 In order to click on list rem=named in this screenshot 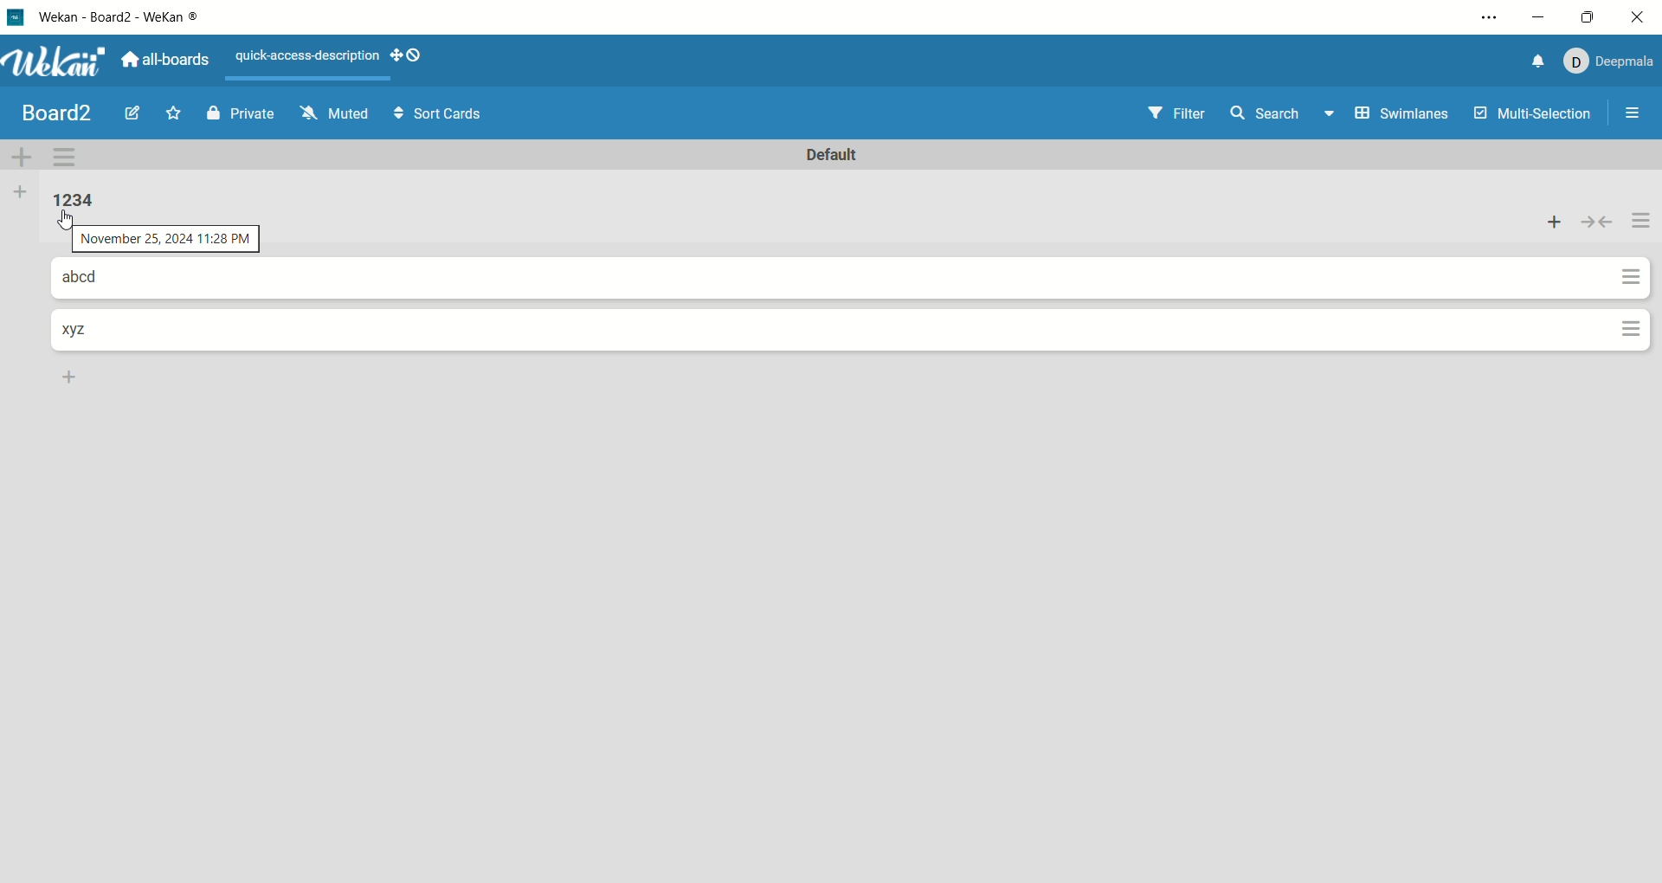, I will do `click(80, 201)`.